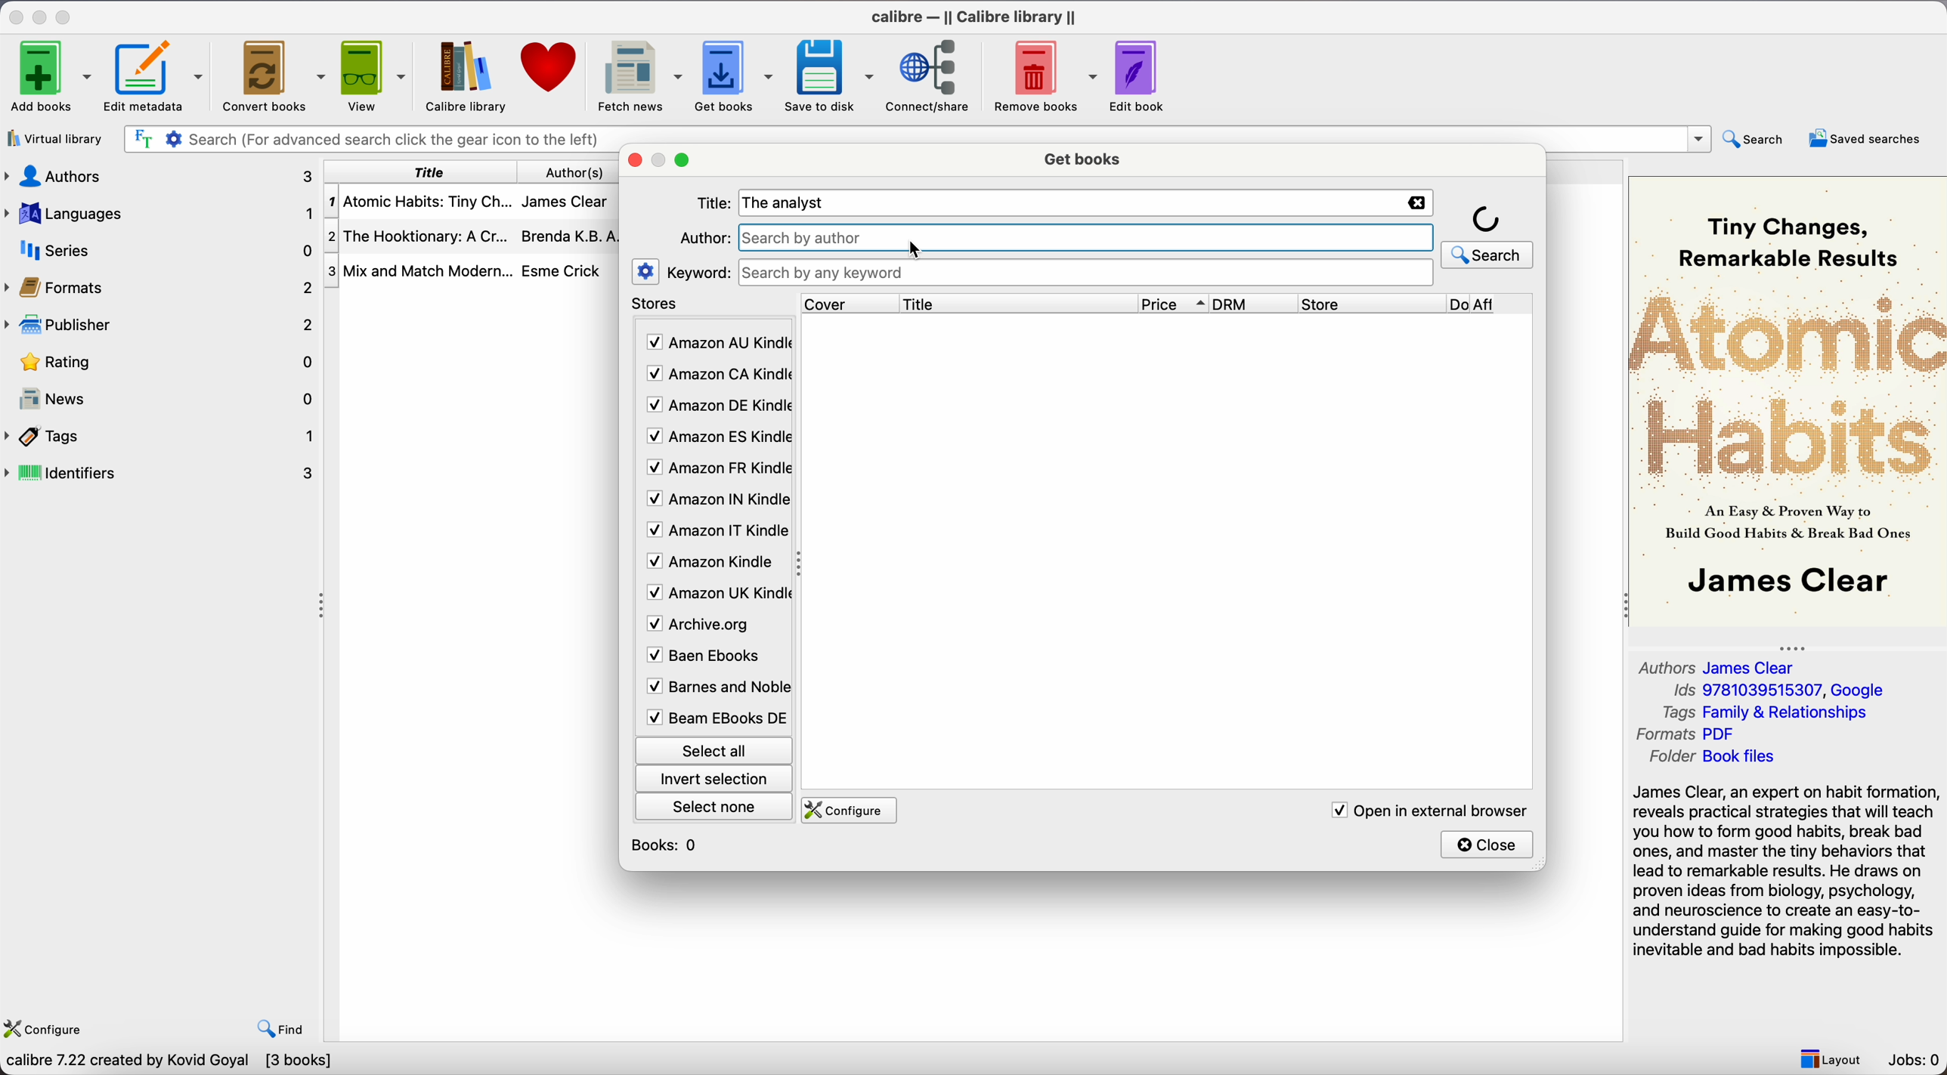 The width and height of the screenshot is (1947, 1075). I want to click on Atomic Habits: Tiny Ch..., so click(423, 202).